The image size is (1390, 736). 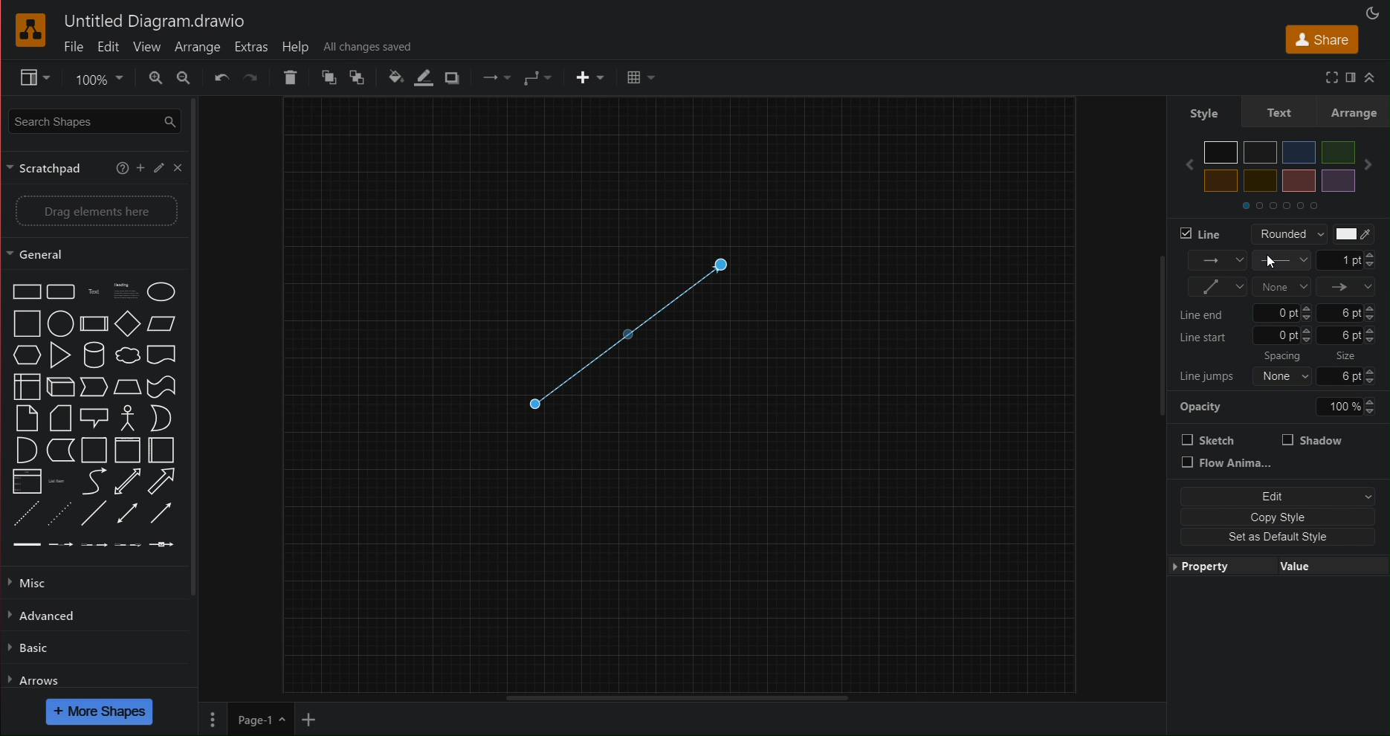 What do you see at coordinates (1347, 260) in the screenshot?
I see `Line width` at bounding box center [1347, 260].